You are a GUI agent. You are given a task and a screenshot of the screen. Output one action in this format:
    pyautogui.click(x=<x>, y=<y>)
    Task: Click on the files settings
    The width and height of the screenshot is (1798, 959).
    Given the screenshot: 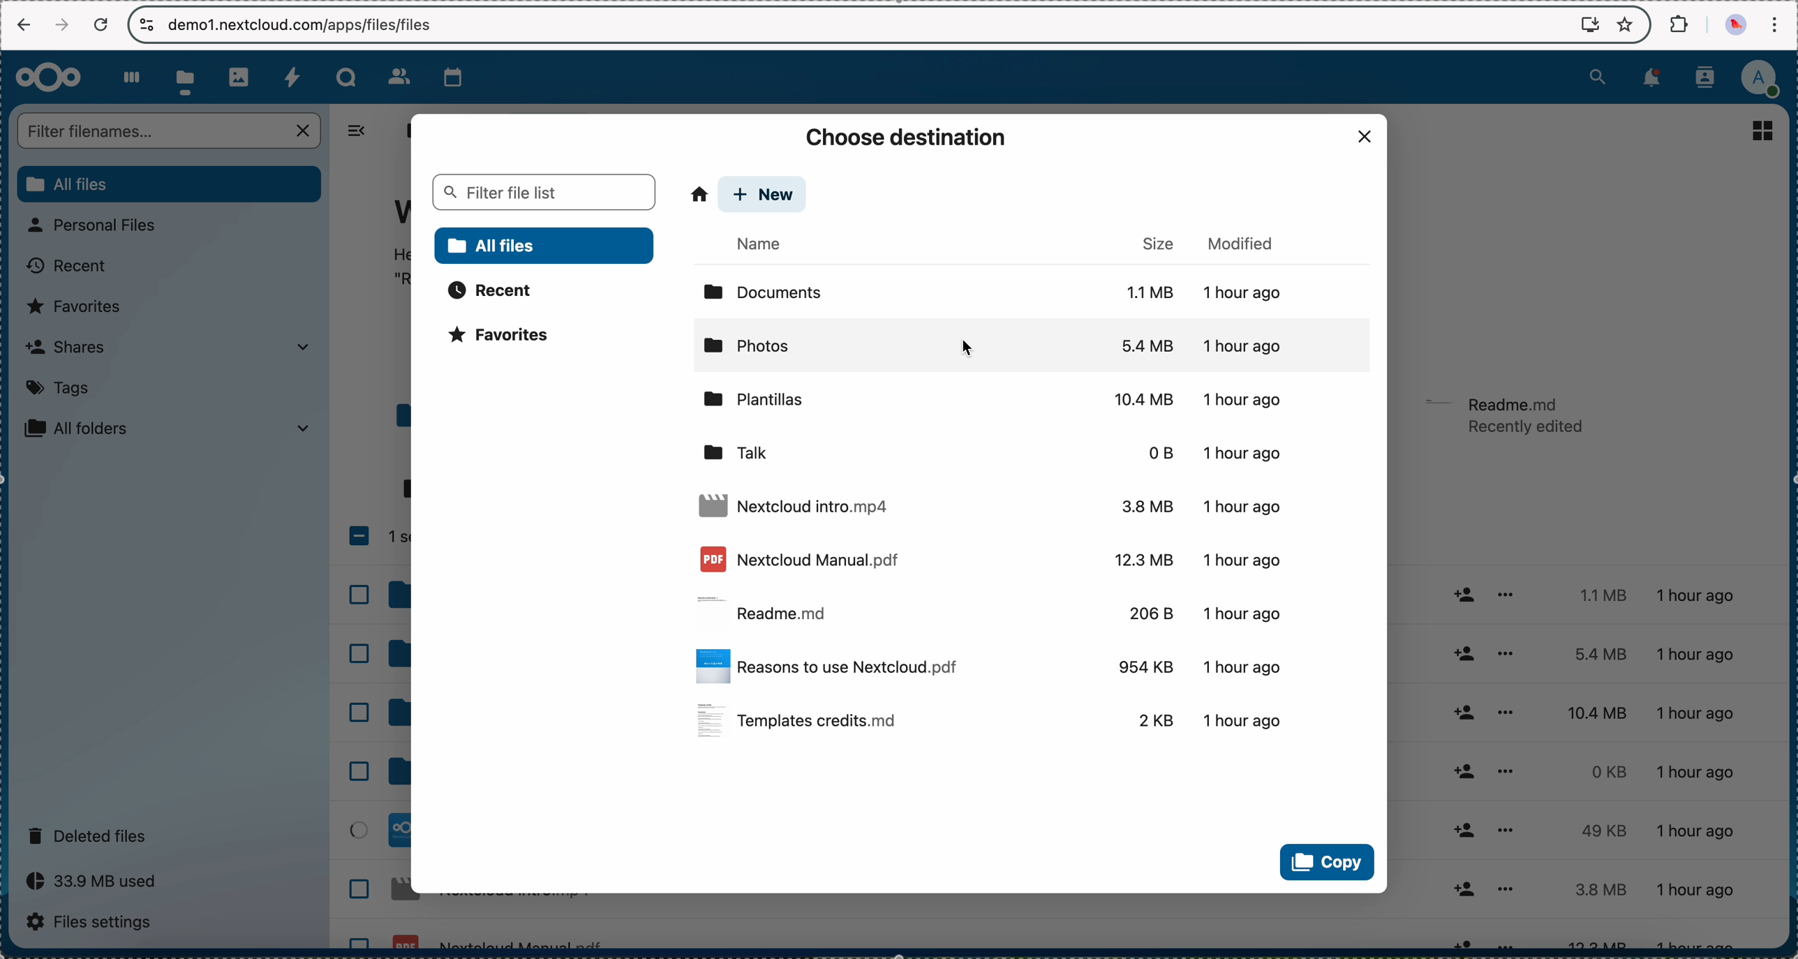 What is the action you would take?
    pyautogui.click(x=93, y=923)
    